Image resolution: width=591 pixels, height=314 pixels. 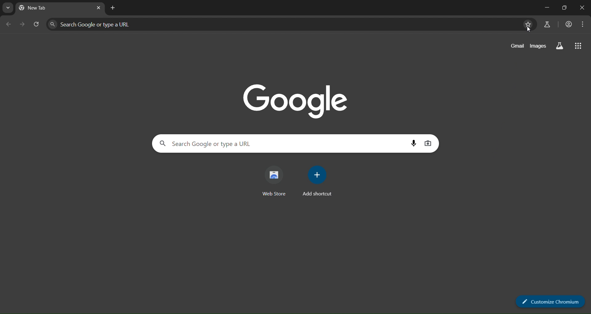 What do you see at coordinates (564, 7) in the screenshot?
I see `restore down` at bounding box center [564, 7].